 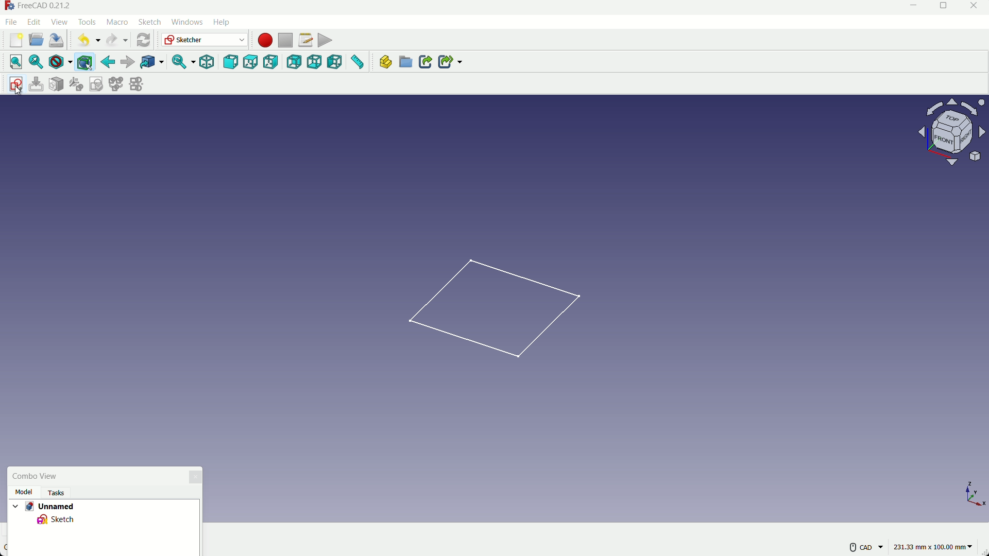 I want to click on windows menu, so click(x=186, y=22).